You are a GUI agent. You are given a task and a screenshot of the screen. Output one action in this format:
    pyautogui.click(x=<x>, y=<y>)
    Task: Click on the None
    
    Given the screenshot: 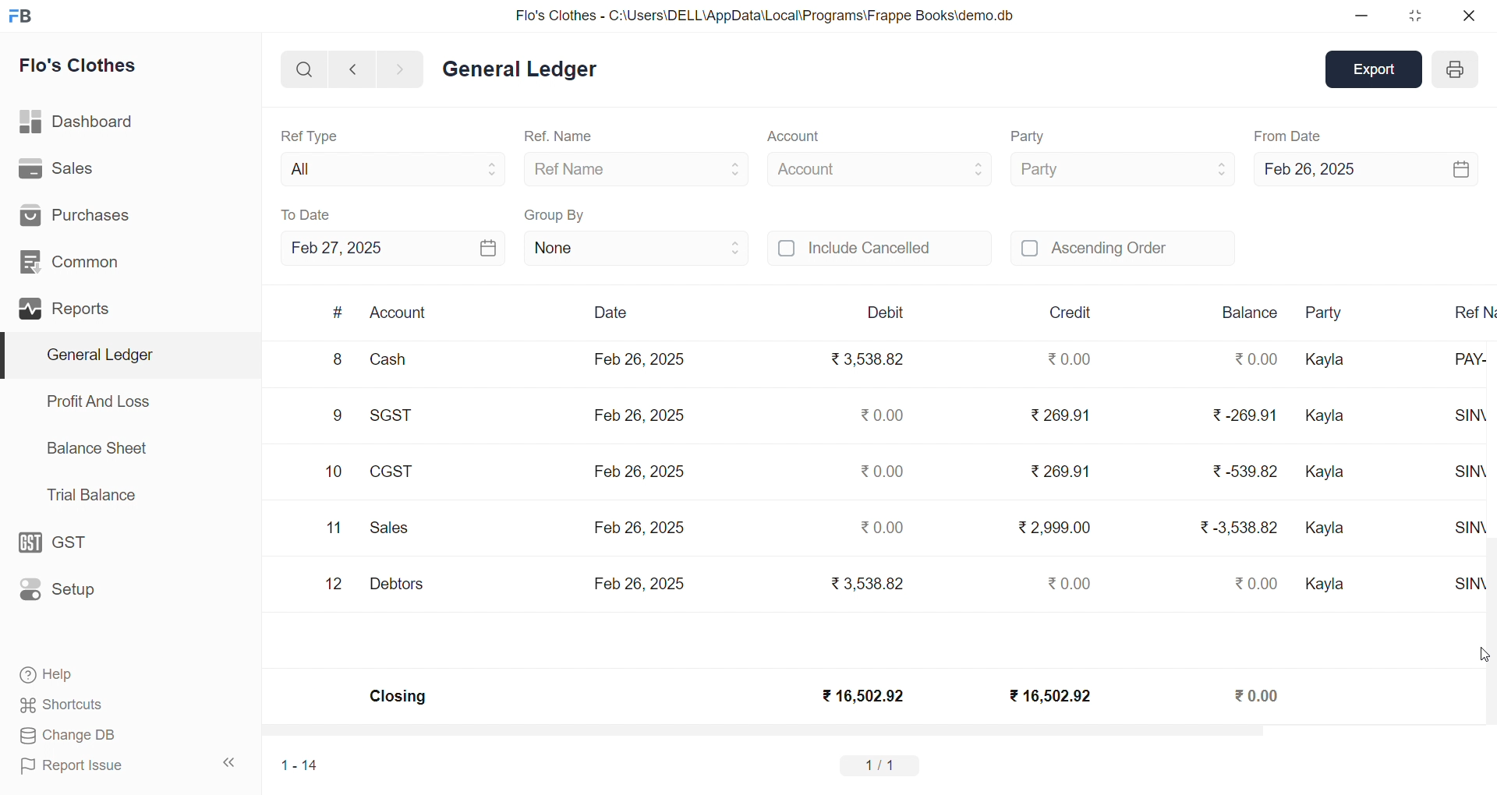 What is the action you would take?
    pyautogui.click(x=636, y=247)
    